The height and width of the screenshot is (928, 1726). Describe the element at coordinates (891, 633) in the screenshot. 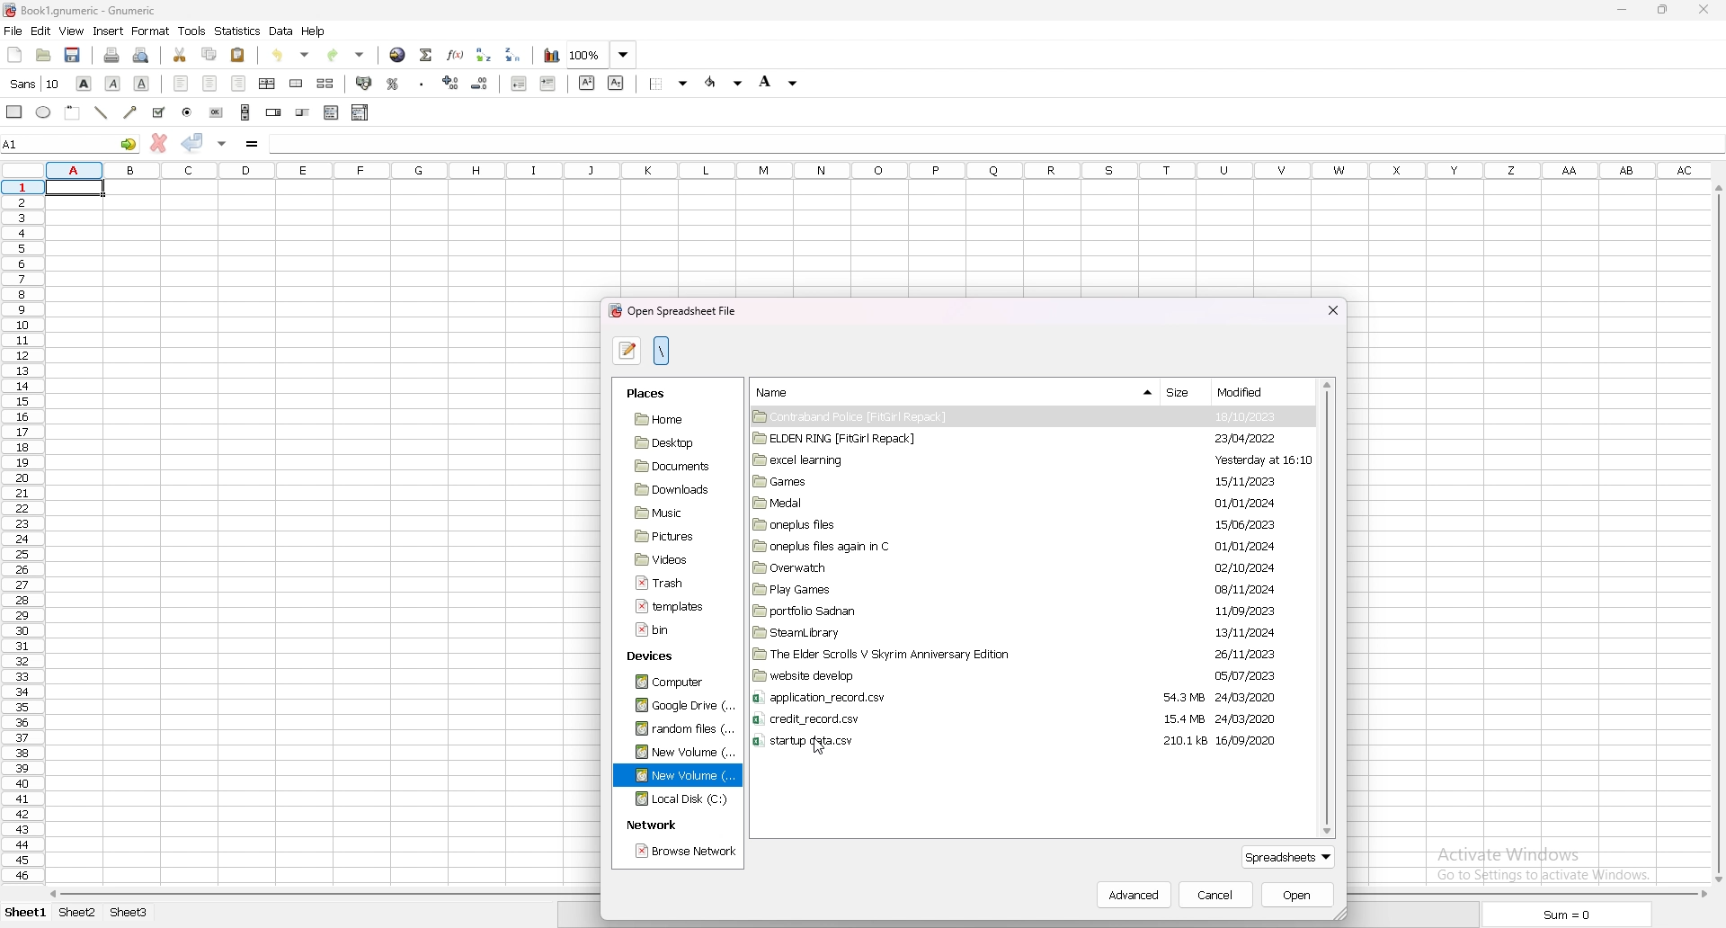

I see `folder` at that location.